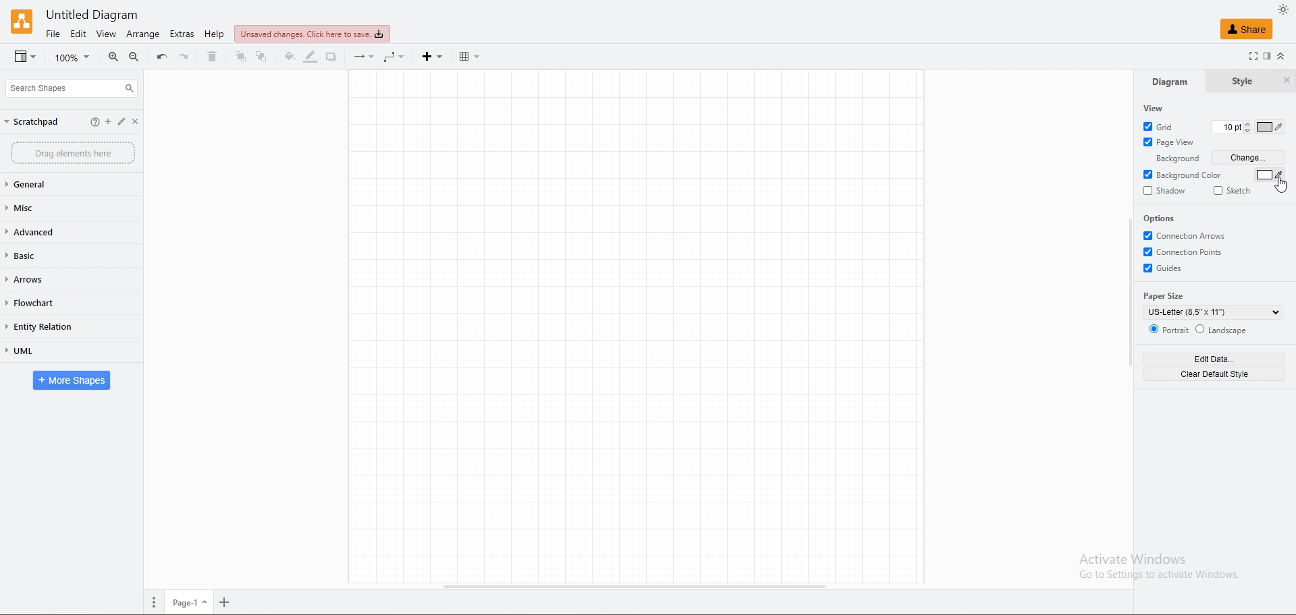 The width and height of the screenshot is (1296, 615). I want to click on edit, so click(79, 34).